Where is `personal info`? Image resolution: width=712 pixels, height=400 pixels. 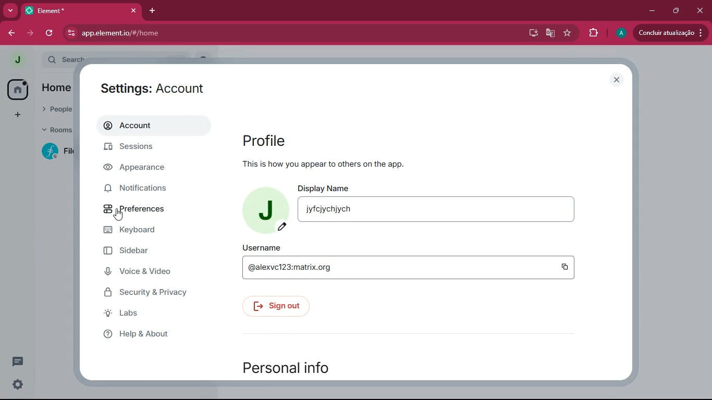 personal info is located at coordinates (300, 367).